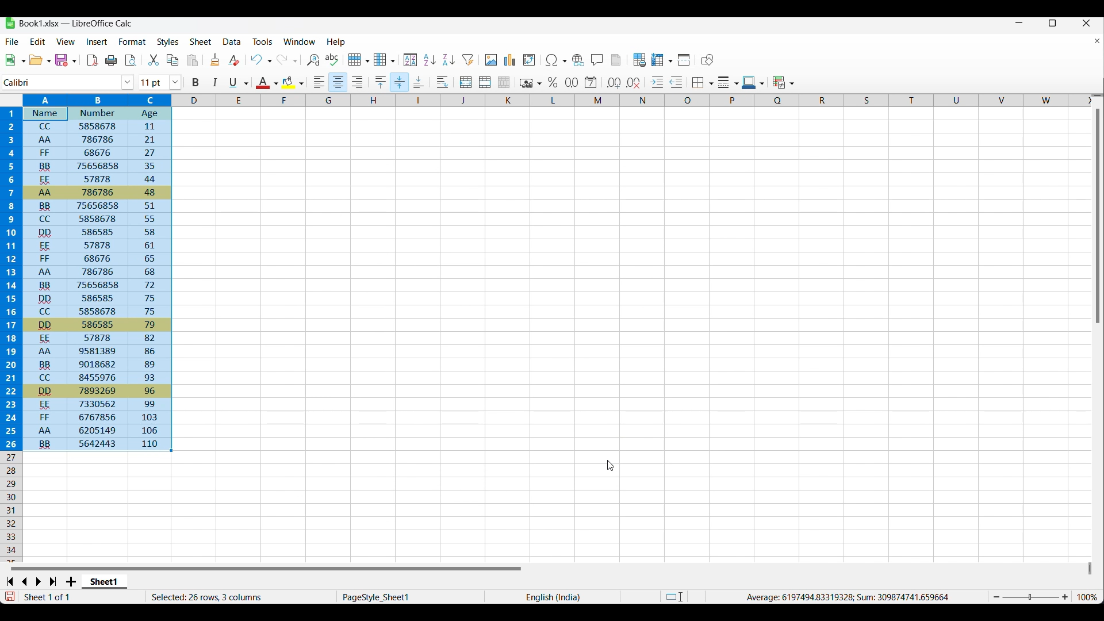 This screenshot has width=1104, height=621. Describe the element at coordinates (1090, 569) in the screenshot. I see `Quick slide` at that location.